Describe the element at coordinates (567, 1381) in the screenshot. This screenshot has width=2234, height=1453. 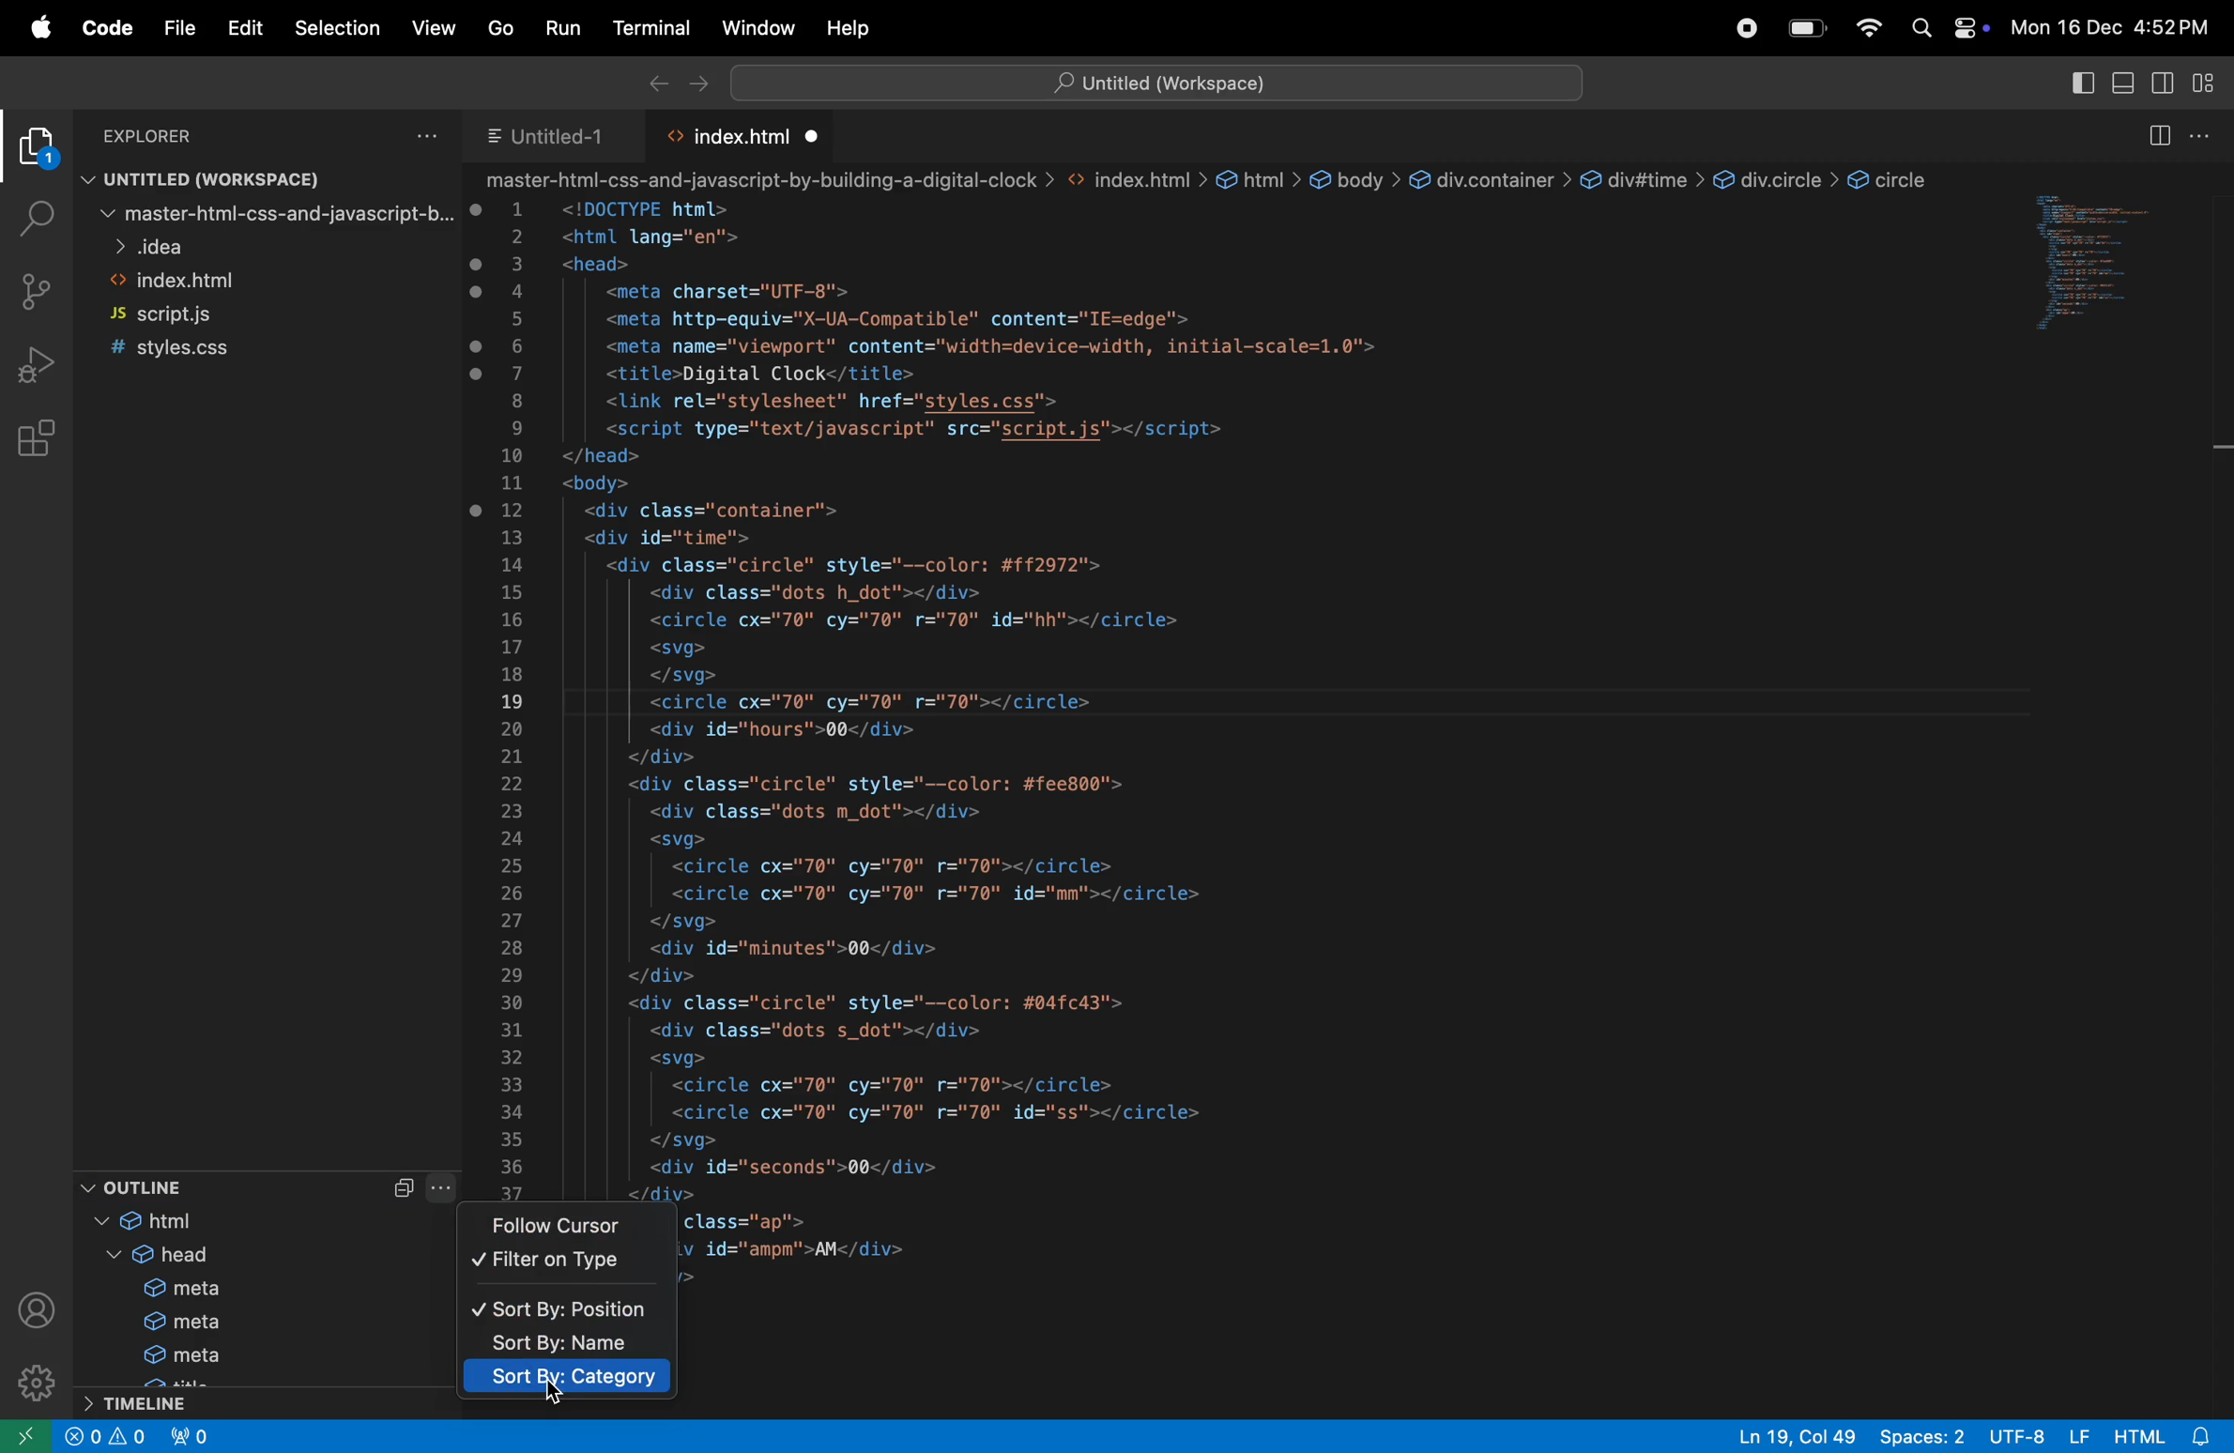
I see `sort by category` at that location.